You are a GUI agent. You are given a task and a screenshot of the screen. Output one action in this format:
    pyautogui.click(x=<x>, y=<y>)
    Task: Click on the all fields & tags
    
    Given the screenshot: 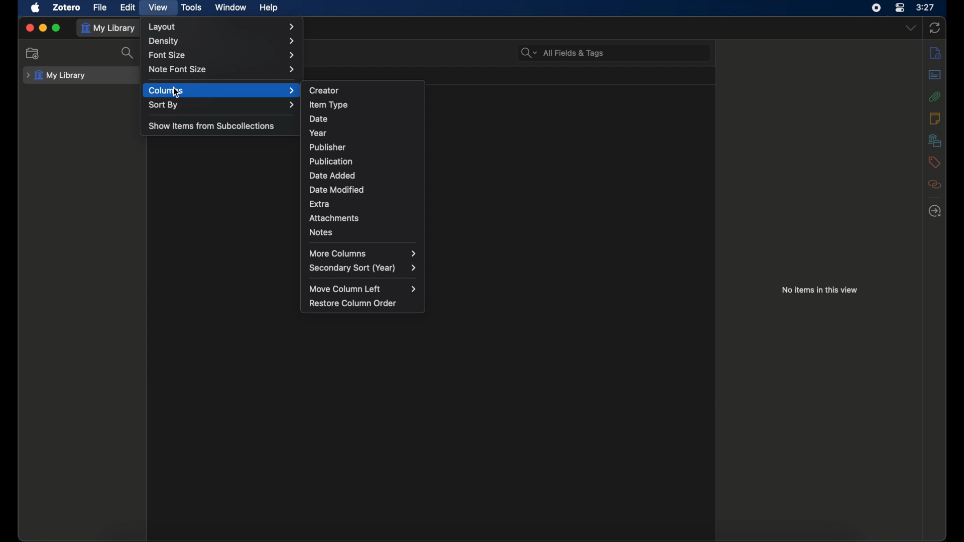 What is the action you would take?
    pyautogui.click(x=563, y=53)
    